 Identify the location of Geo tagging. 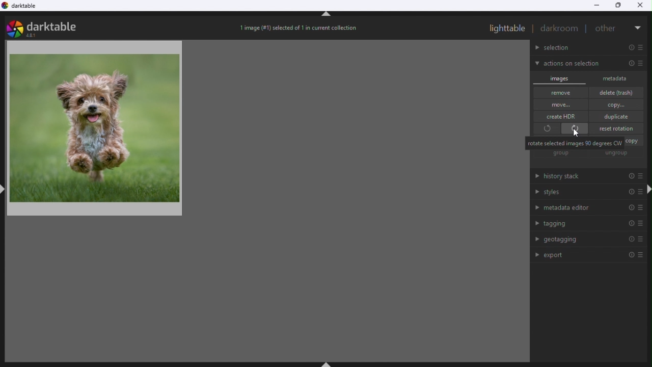
(587, 240).